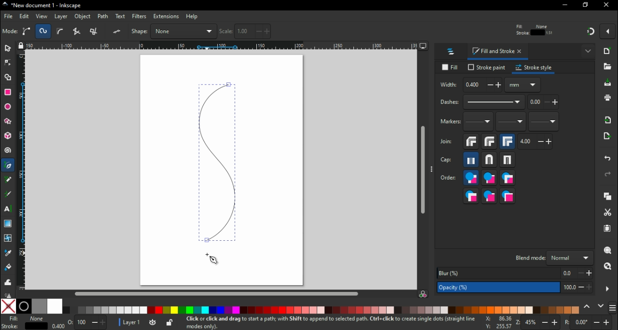  I want to click on opacity, so click(81, 322).